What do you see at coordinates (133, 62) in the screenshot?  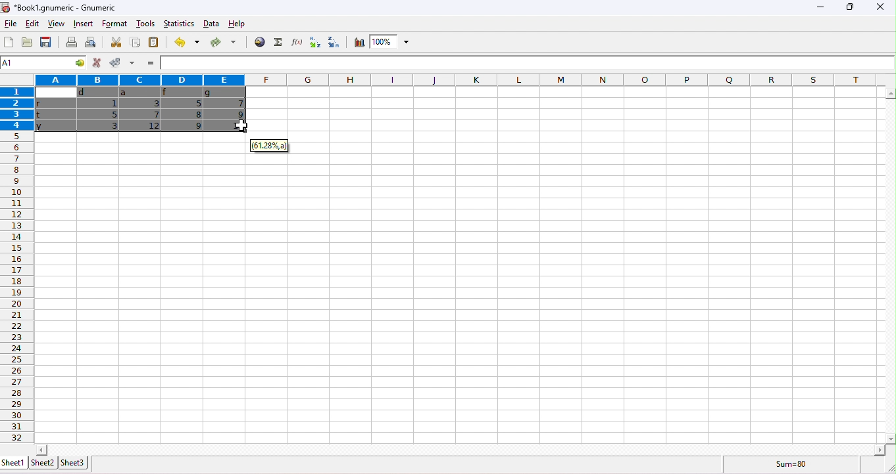 I see `accept multiple changes` at bounding box center [133, 62].